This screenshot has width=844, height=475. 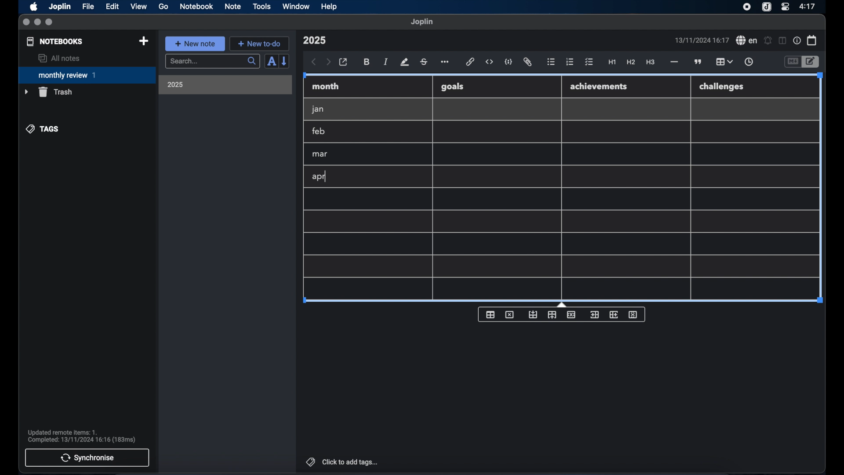 What do you see at coordinates (262, 6) in the screenshot?
I see `tools` at bounding box center [262, 6].